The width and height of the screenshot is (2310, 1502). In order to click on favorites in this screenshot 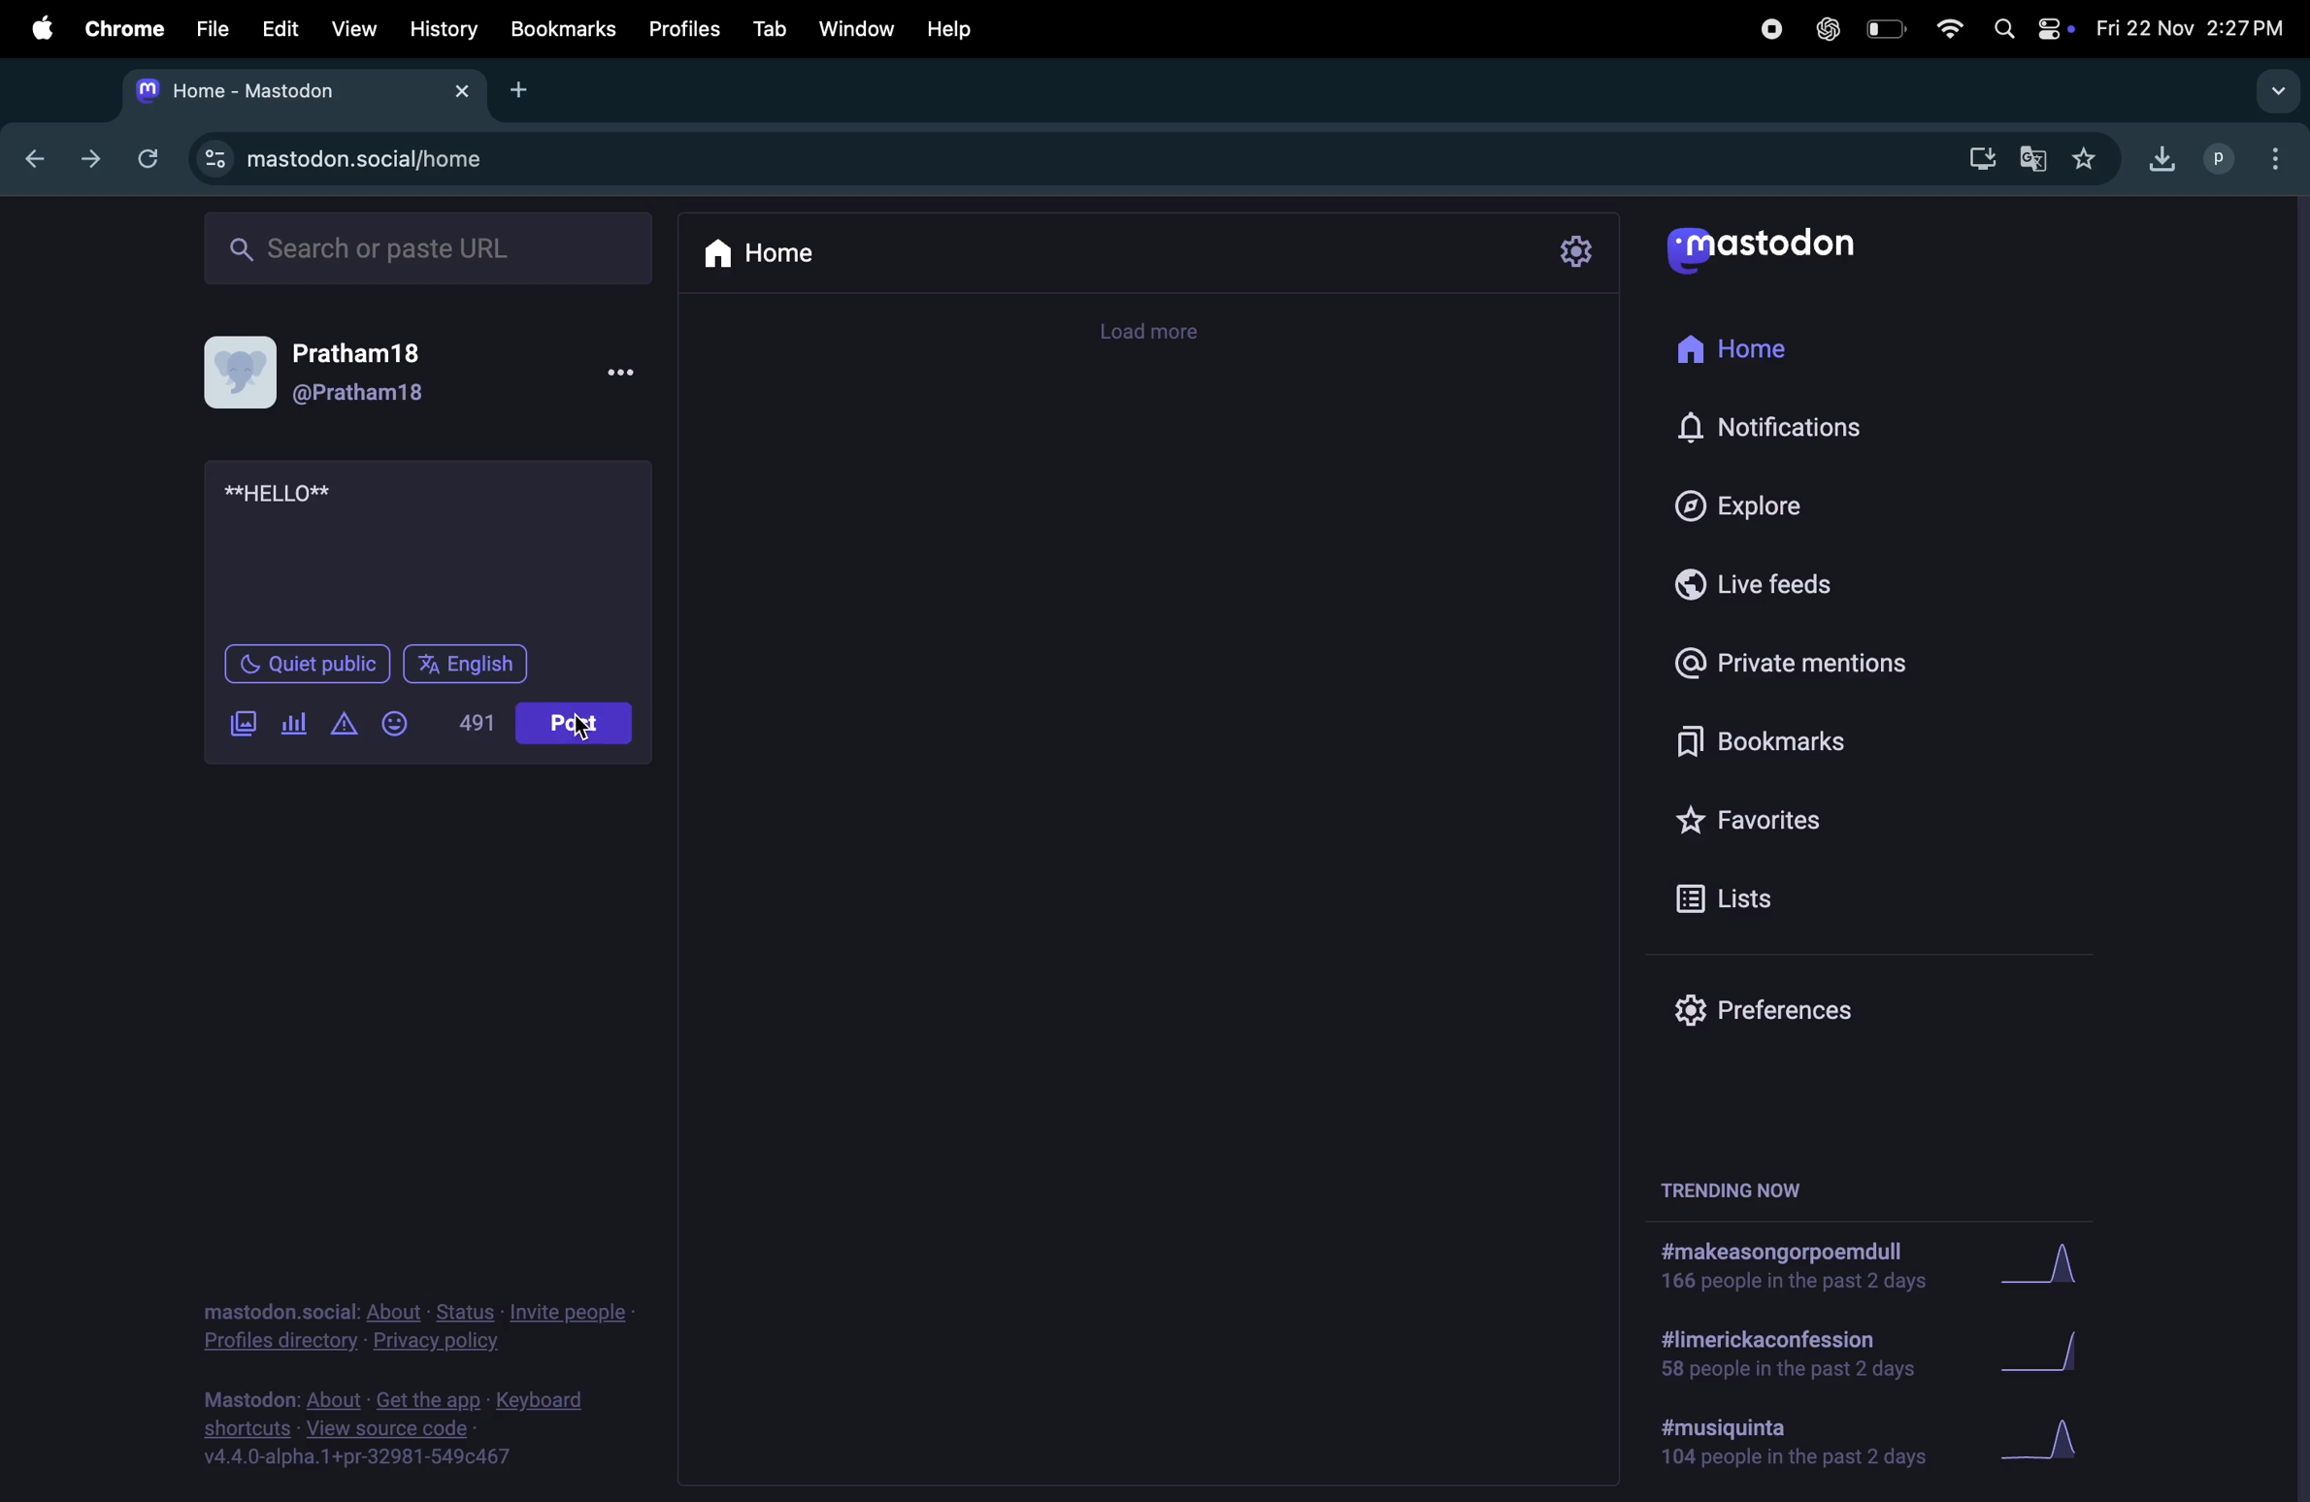, I will do `click(1830, 822)`.